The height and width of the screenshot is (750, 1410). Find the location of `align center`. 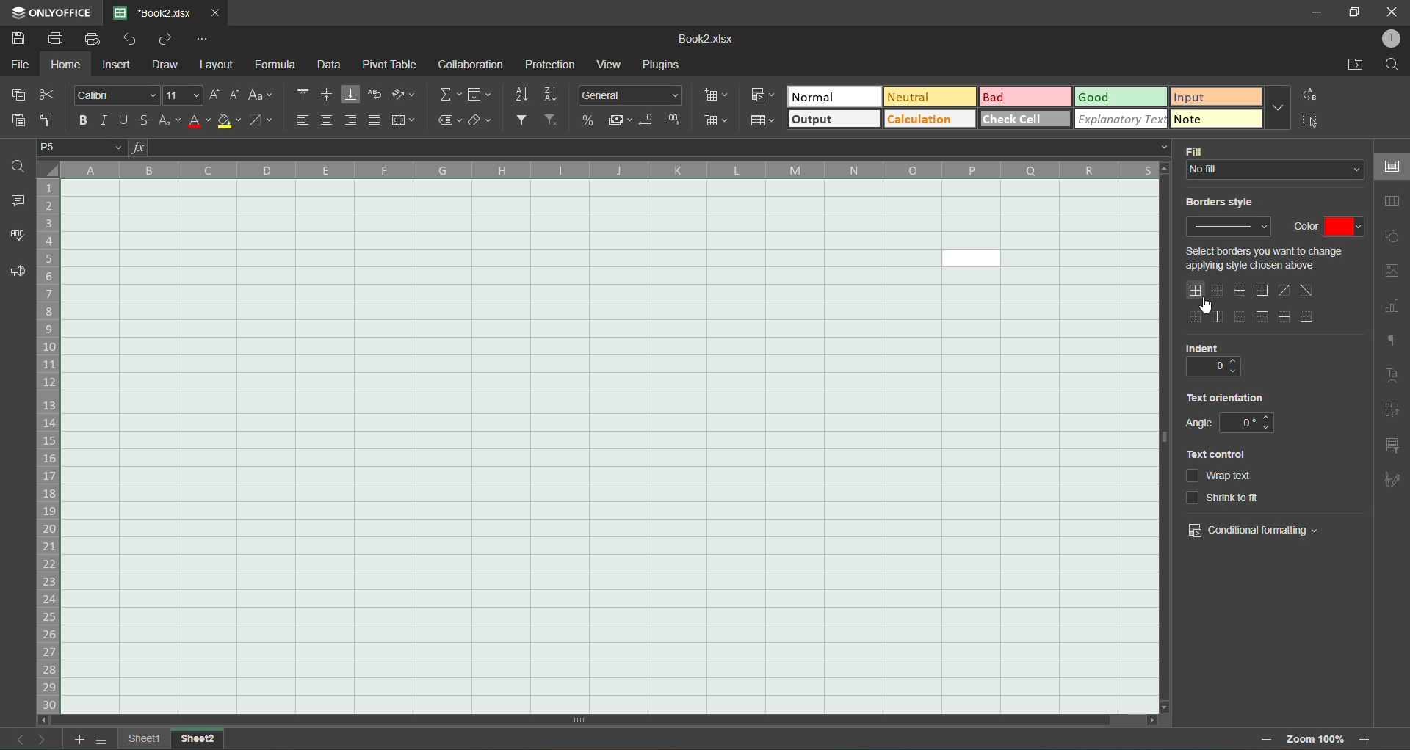

align center is located at coordinates (329, 121).